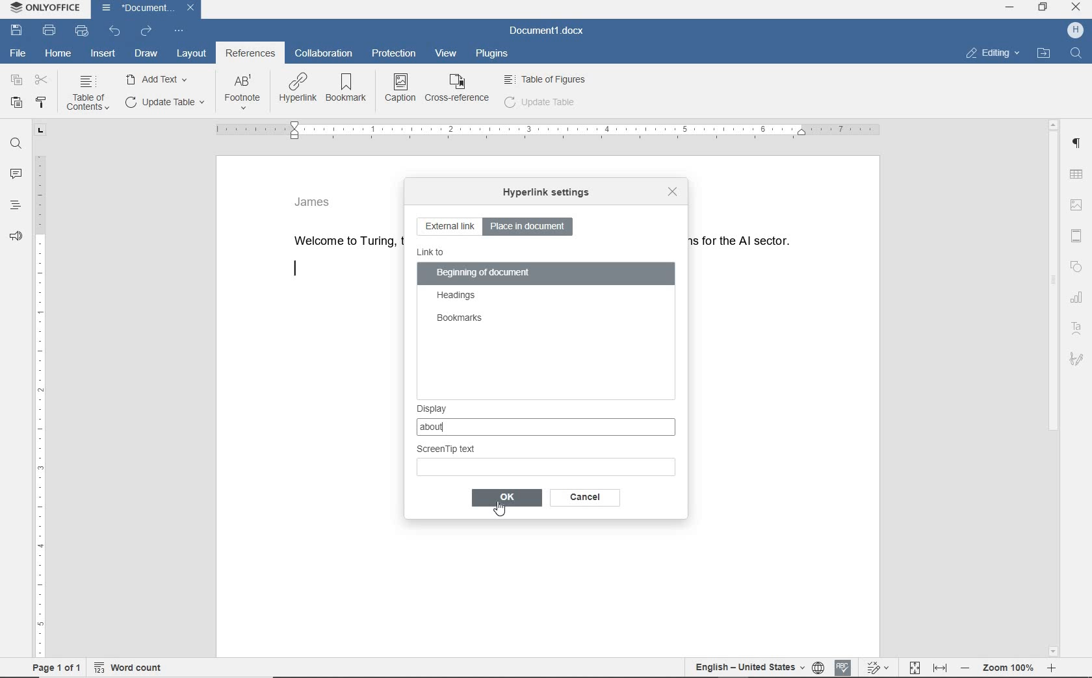 This screenshot has height=678, width=1092. I want to click on zoom 100%, so click(1012, 670).